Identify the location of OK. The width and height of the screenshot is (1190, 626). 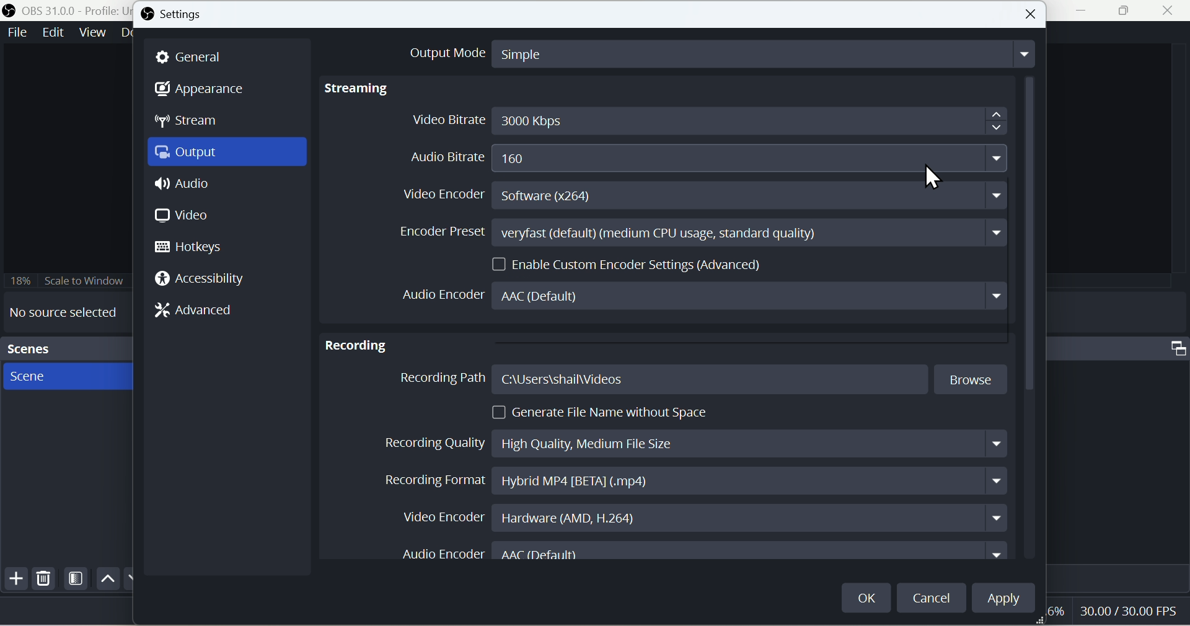
(867, 594).